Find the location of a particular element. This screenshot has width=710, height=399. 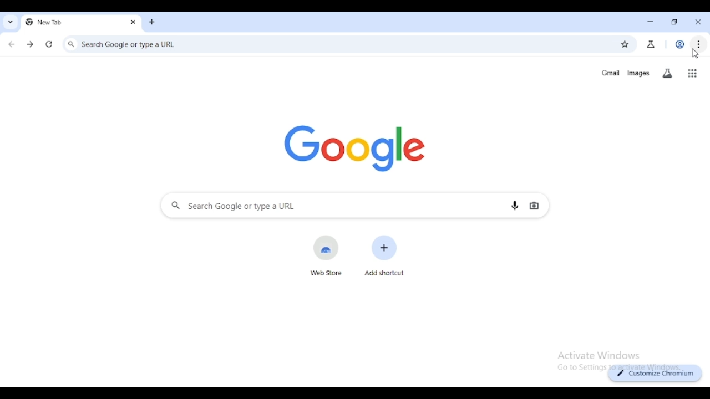

search labs is located at coordinates (667, 73).